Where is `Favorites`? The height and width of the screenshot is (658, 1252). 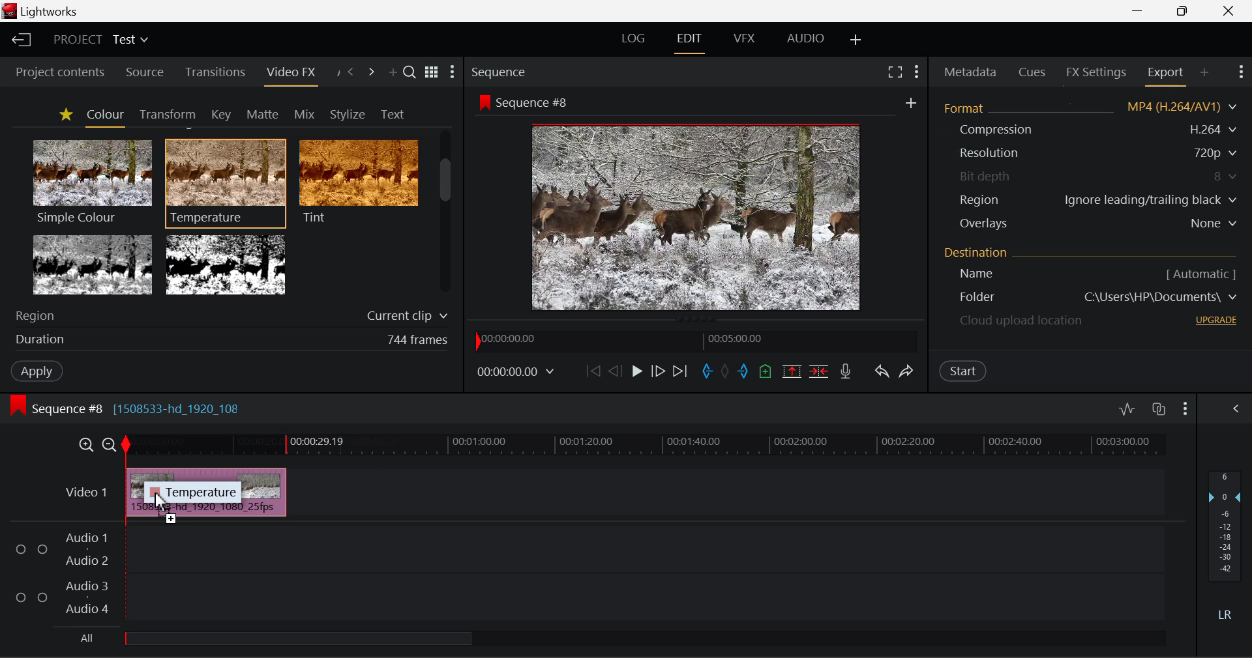
Favorites is located at coordinates (64, 115).